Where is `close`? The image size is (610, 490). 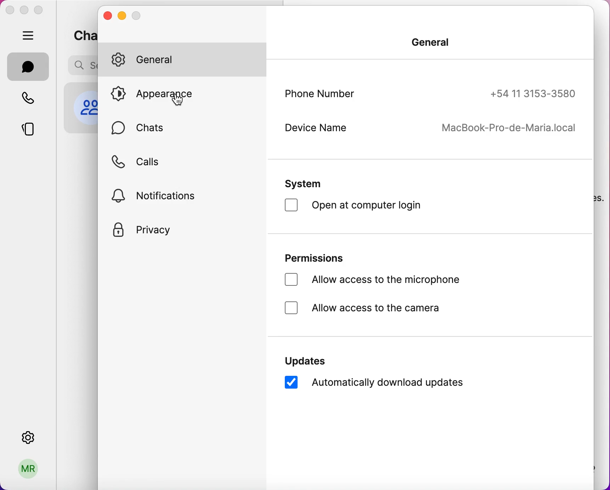
close is located at coordinates (10, 9).